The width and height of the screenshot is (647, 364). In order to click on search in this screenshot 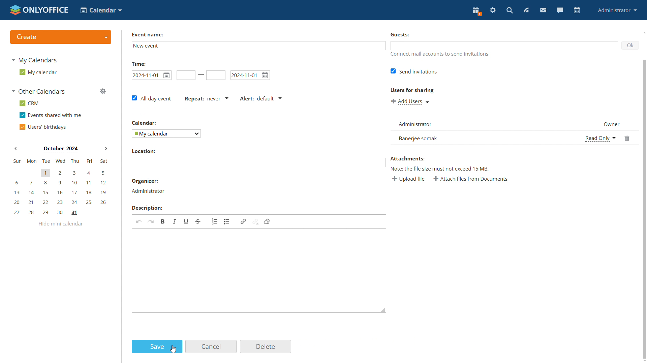, I will do `click(509, 11)`.